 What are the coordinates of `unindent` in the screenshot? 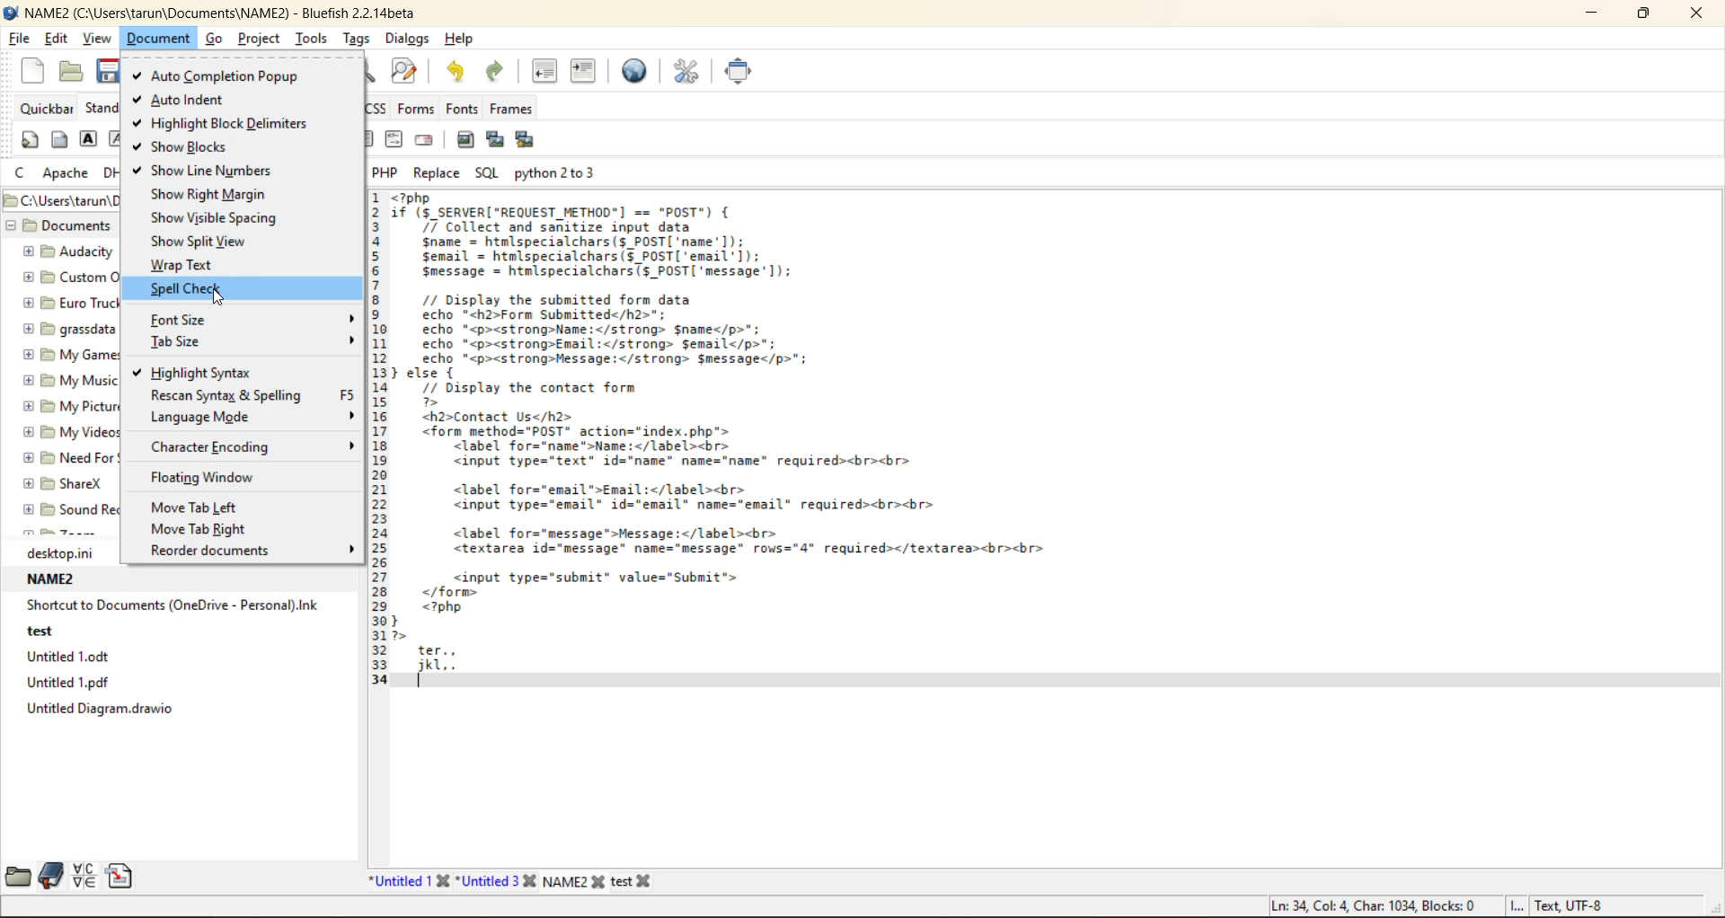 It's located at (544, 71).